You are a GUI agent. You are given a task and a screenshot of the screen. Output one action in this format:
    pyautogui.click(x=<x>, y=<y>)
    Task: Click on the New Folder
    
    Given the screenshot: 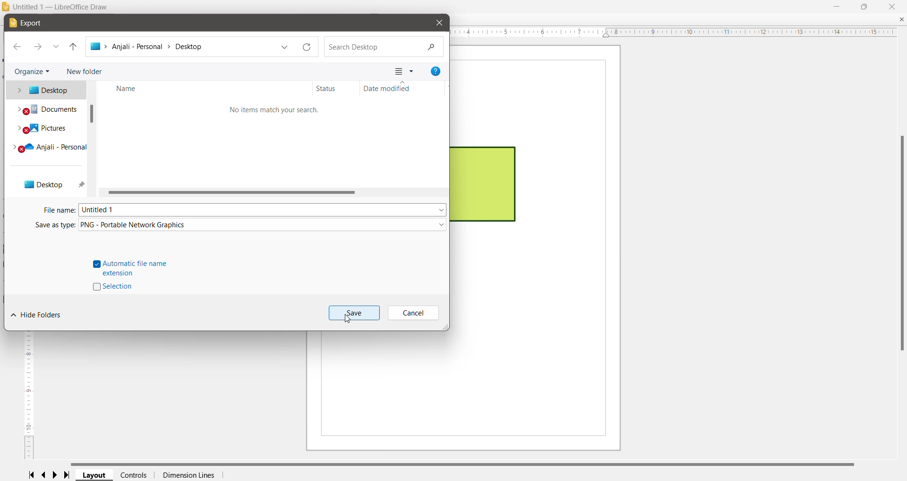 What is the action you would take?
    pyautogui.click(x=83, y=70)
    